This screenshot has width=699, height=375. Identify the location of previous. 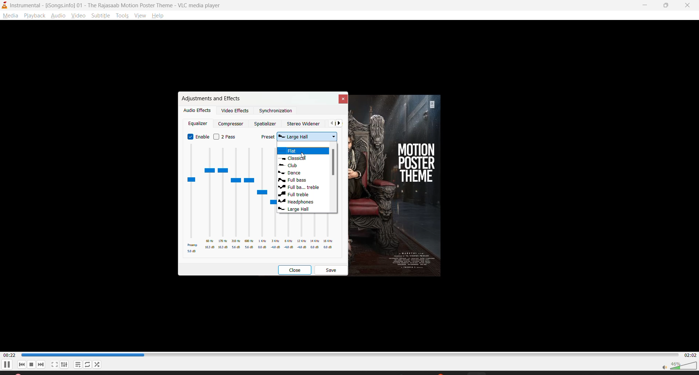
(330, 124).